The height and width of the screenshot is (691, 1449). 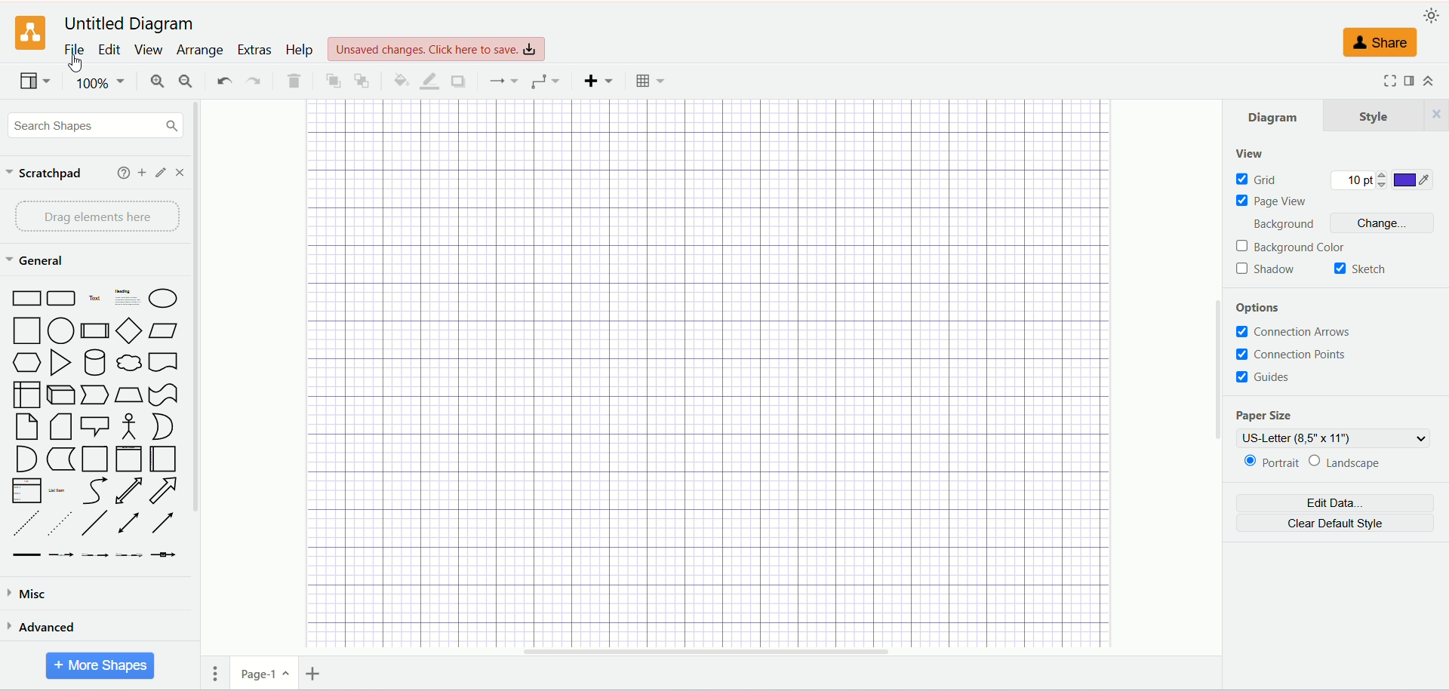 What do you see at coordinates (23, 523) in the screenshot?
I see `Dashed Line` at bounding box center [23, 523].